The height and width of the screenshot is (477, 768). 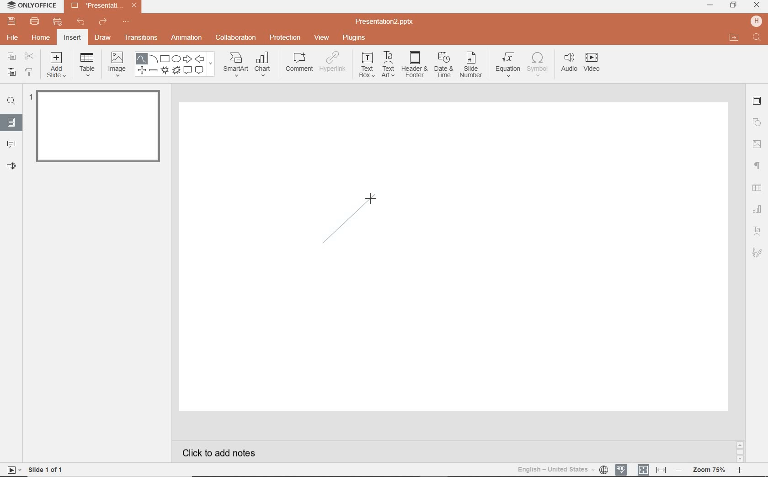 I want to click on TRANSITIONS, so click(x=142, y=38).